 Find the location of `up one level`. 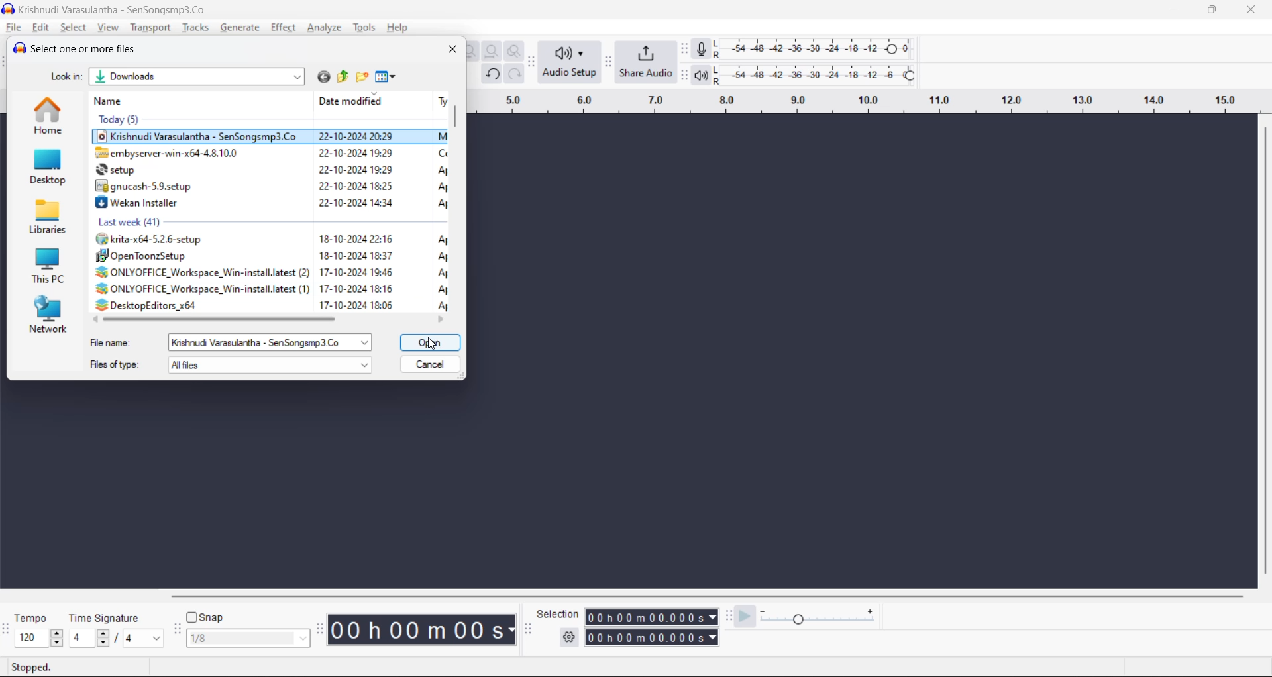

up one level is located at coordinates (342, 78).